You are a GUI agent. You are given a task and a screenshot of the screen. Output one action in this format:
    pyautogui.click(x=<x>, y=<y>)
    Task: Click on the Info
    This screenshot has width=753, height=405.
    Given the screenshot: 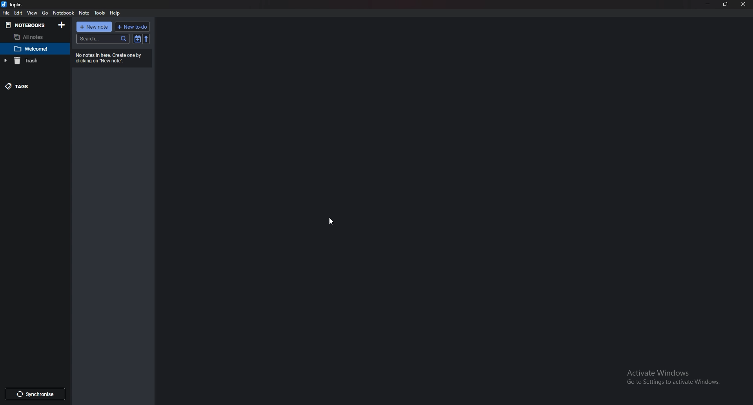 What is the action you would take?
    pyautogui.click(x=108, y=57)
    